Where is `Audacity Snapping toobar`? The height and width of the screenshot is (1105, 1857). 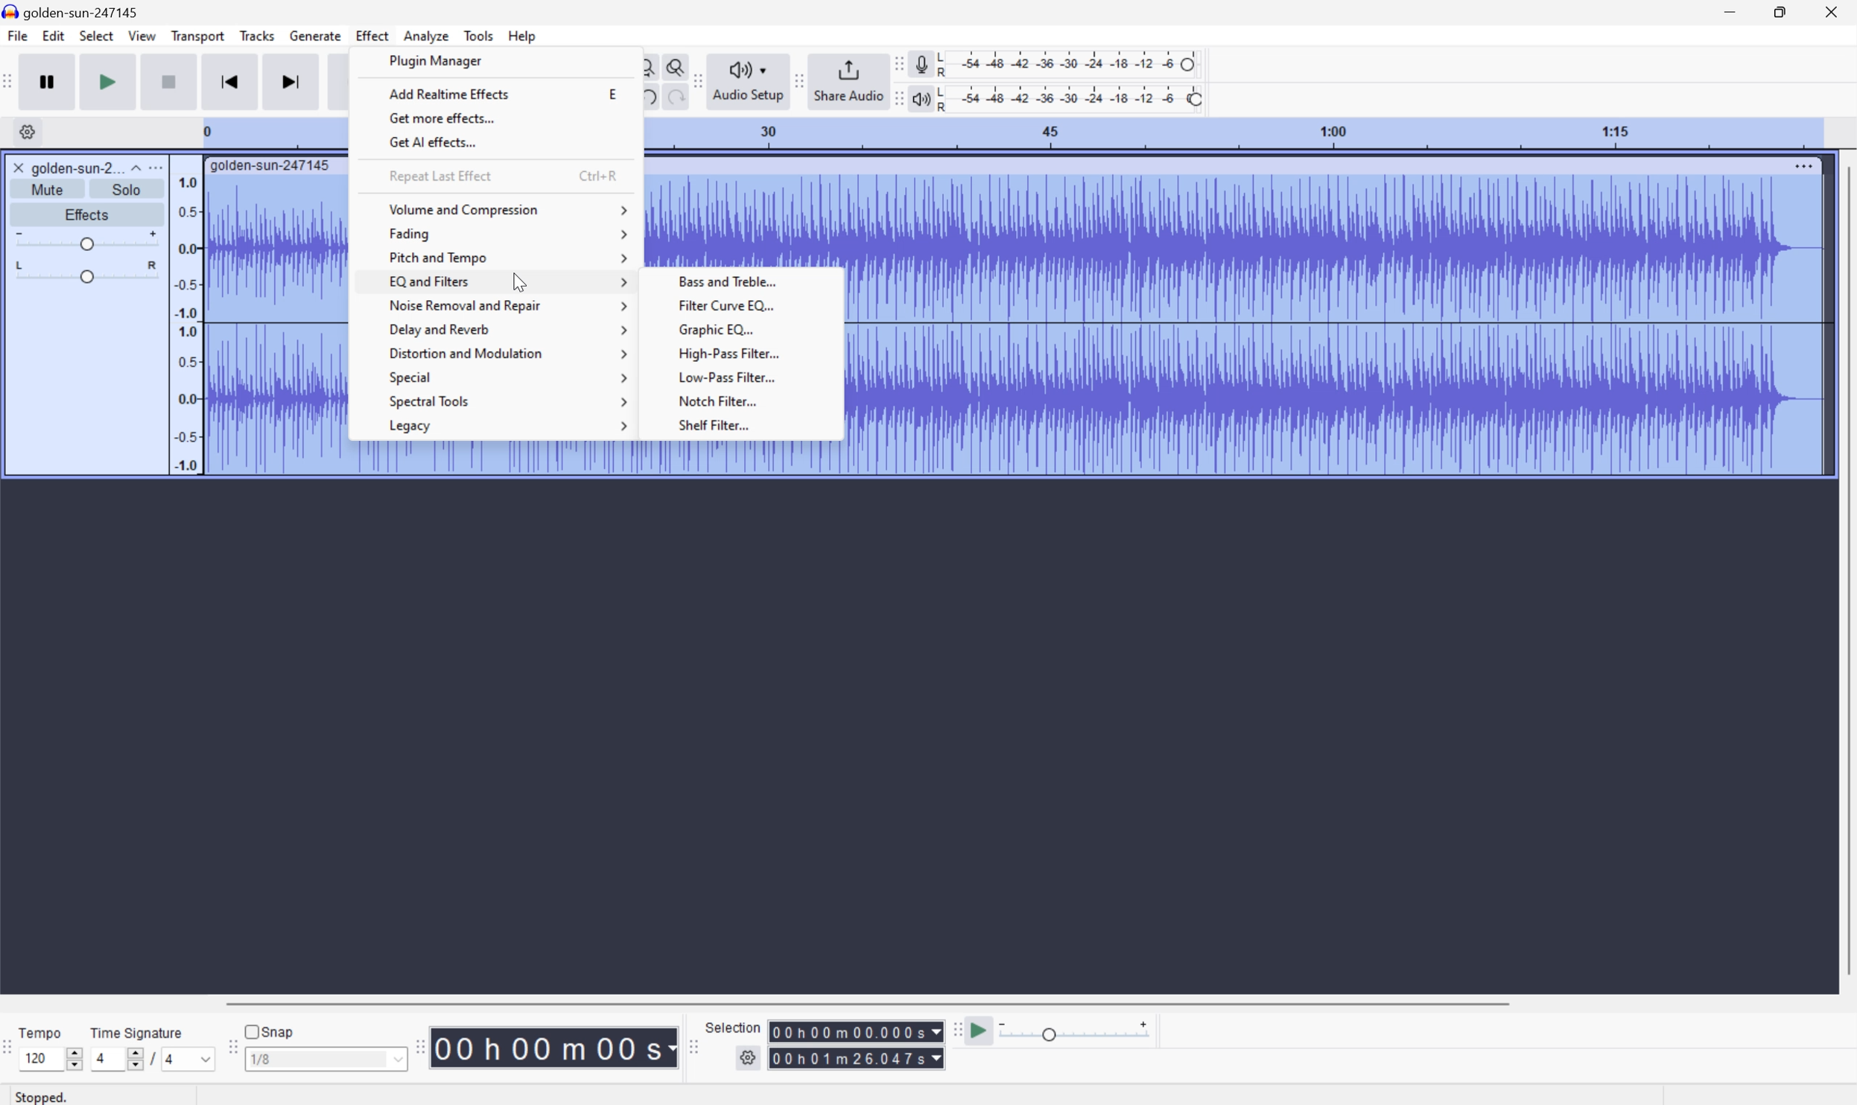
Audacity Snapping toobar is located at coordinates (229, 1048).